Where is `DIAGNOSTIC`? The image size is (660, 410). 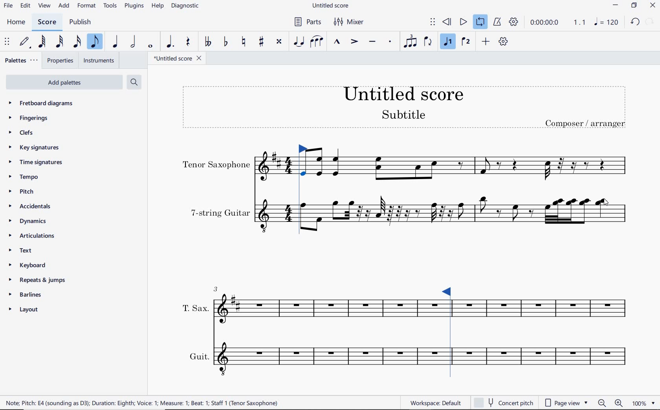
DIAGNOSTIC is located at coordinates (186, 5).